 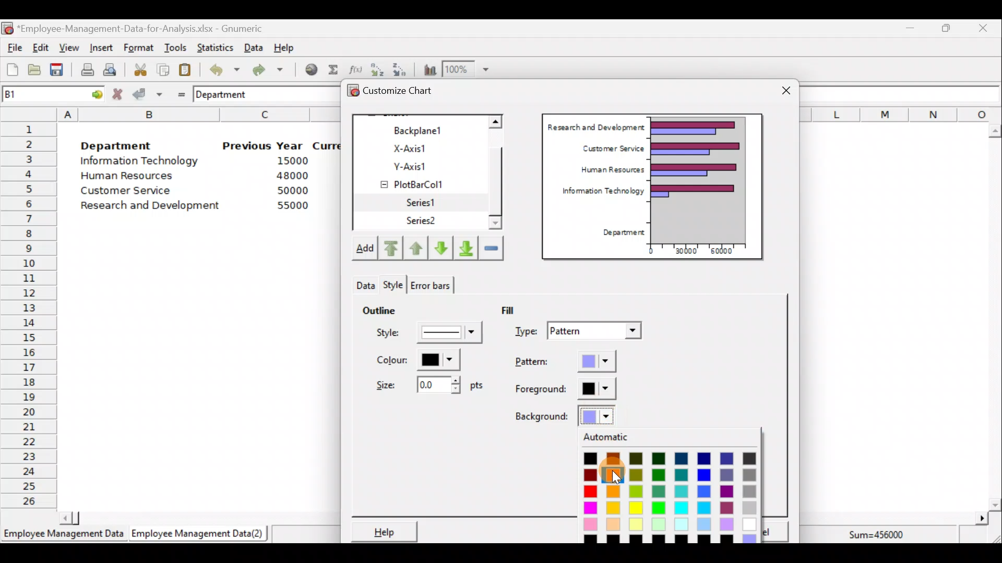 What do you see at coordinates (68, 48) in the screenshot?
I see `View` at bounding box center [68, 48].